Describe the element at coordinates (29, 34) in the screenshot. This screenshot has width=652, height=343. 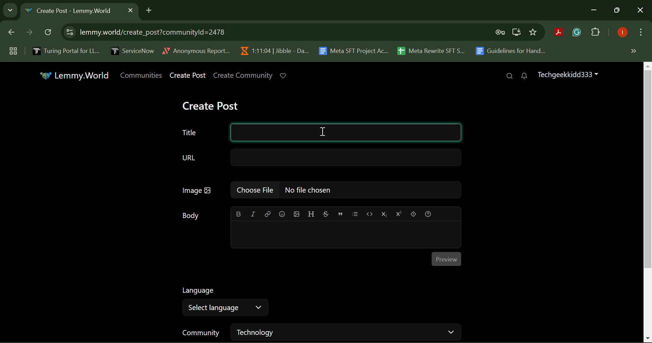
I see `Next Page ` at that location.